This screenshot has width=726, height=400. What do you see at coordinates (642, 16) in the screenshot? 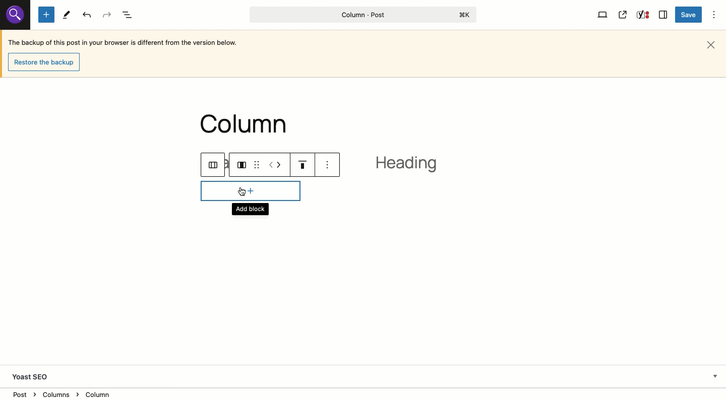
I see `Yoast` at bounding box center [642, 16].